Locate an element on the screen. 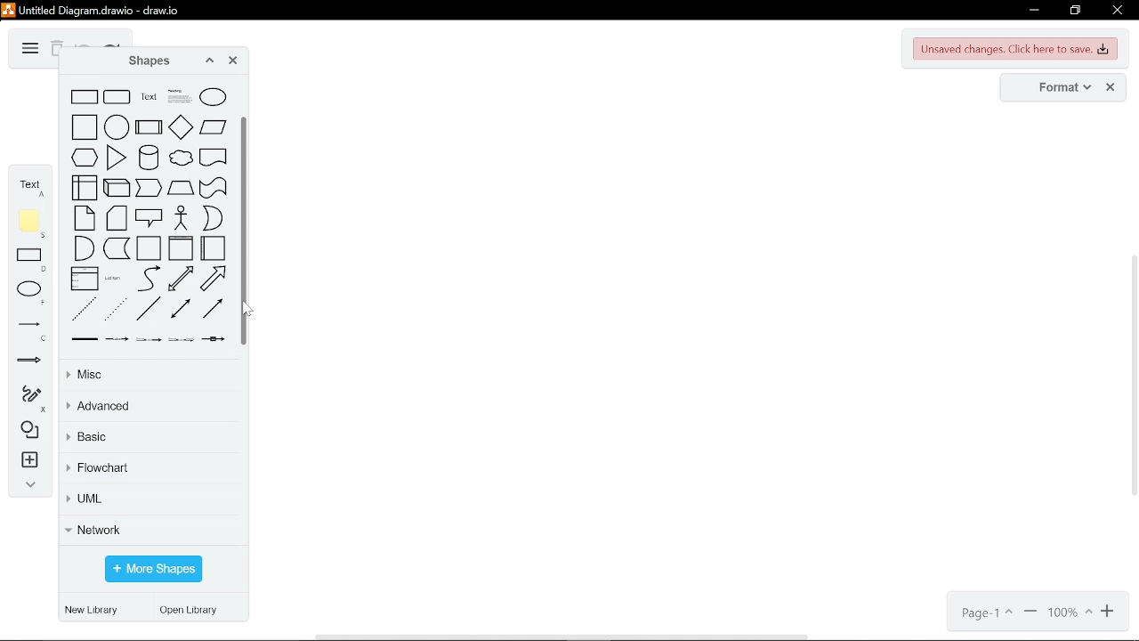 The image size is (1139, 641). list item is located at coordinates (113, 279).